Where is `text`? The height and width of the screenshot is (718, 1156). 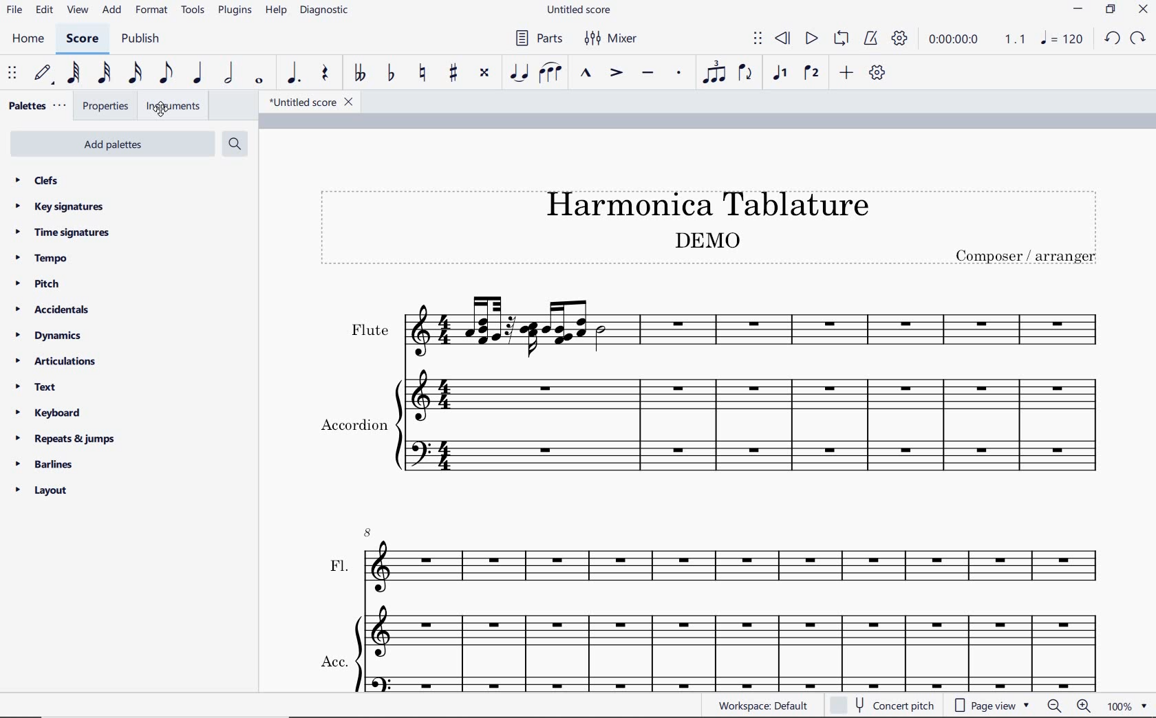 text is located at coordinates (38, 389).